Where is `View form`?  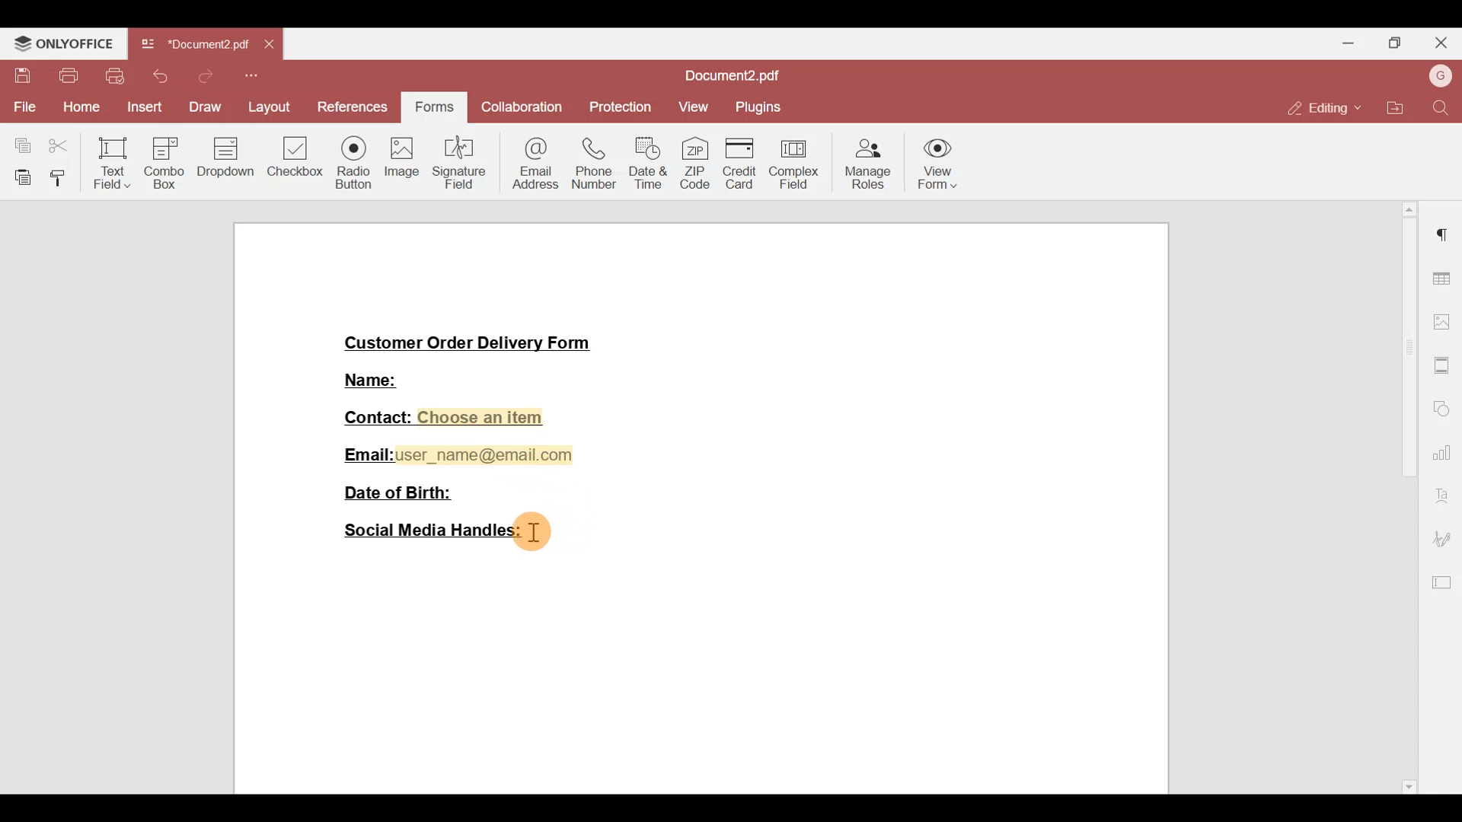
View form is located at coordinates (945, 161).